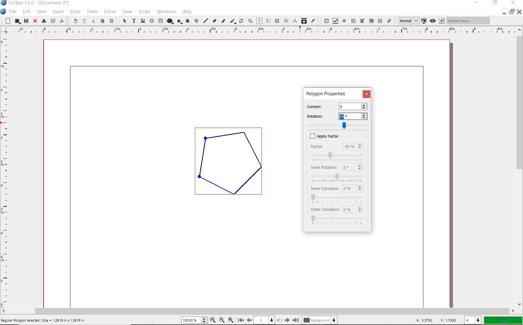 This screenshot has width=523, height=325. What do you see at coordinates (252, 320) in the screenshot?
I see `move to previous` at bounding box center [252, 320].